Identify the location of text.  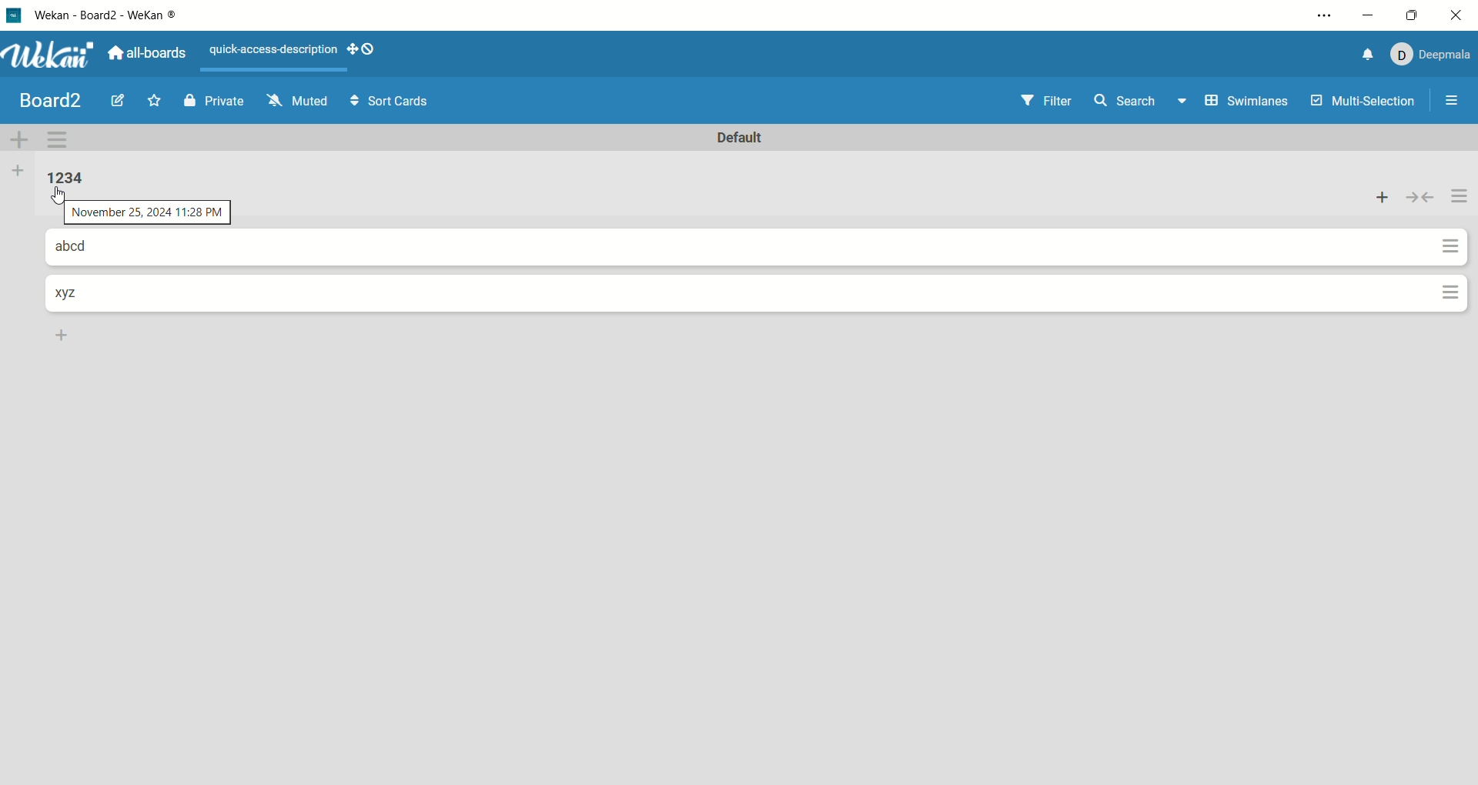
(271, 52).